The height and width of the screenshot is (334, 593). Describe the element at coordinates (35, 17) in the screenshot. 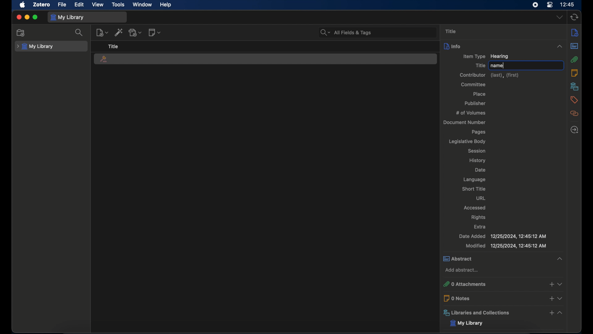

I see `maximize` at that location.